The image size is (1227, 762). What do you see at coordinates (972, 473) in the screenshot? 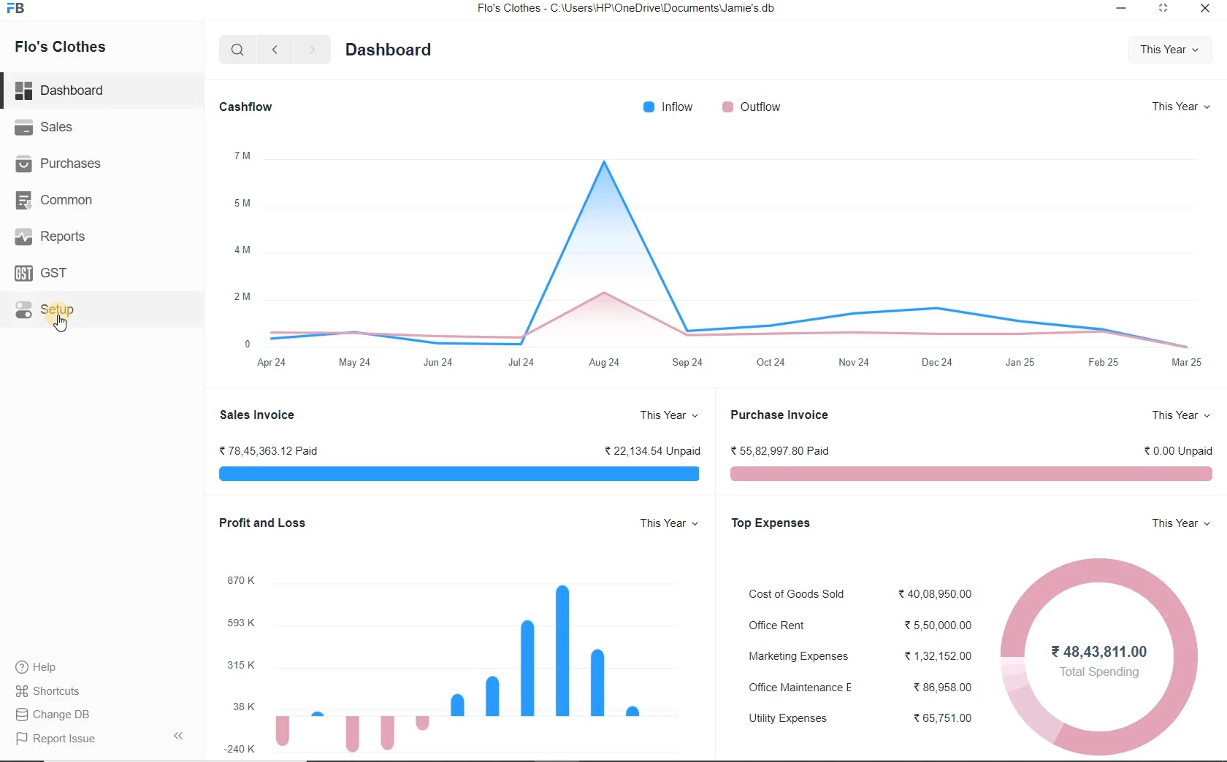
I see `Pink Bar` at bounding box center [972, 473].